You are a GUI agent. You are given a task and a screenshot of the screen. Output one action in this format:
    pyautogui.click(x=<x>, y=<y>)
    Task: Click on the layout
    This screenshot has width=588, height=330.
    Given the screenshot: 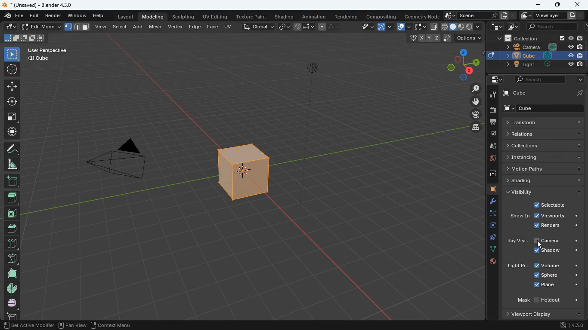 What is the action you would take?
    pyautogui.click(x=461, y=27)
    